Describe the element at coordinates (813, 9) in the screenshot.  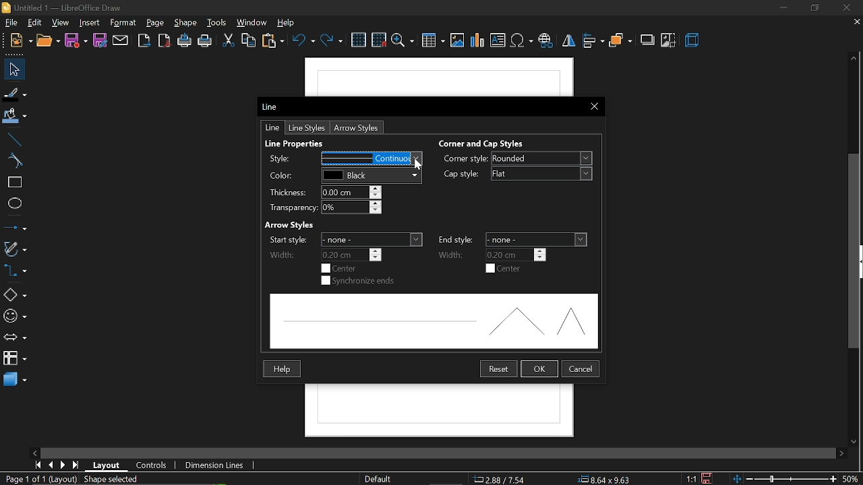
I see `restore down` at that location.